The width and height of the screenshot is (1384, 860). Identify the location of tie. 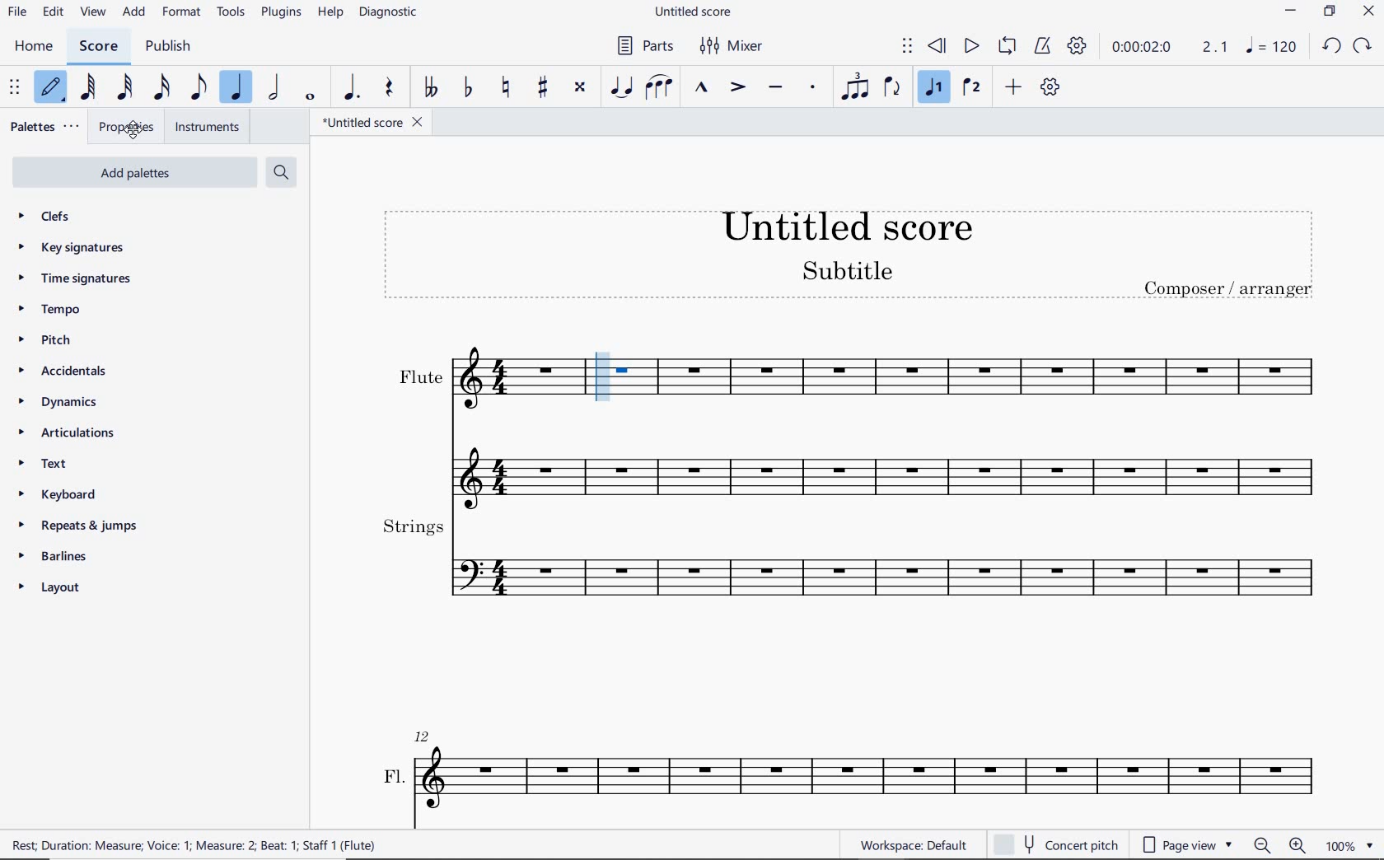
(621, 86).